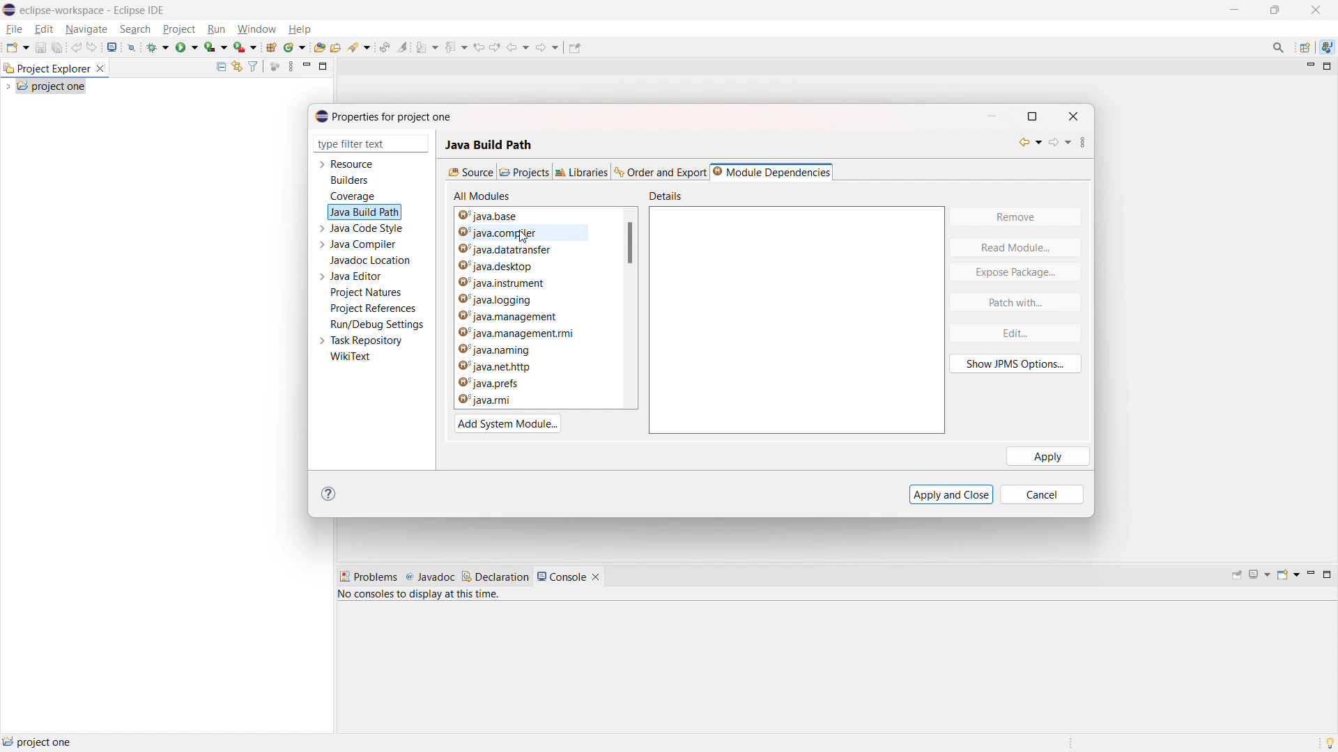 The image size is (1338, 752). Describe the element at coordinates (1328, 67) in the screenshot. I see `maximize` at that location.